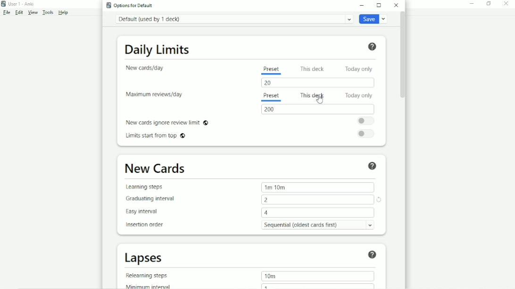 Image resolution: width=515 pixels, height=289 pixels. What do you see at coordinates (49, 13) in the screenshot?
I see `Tools` at bounding box center [49, 13].